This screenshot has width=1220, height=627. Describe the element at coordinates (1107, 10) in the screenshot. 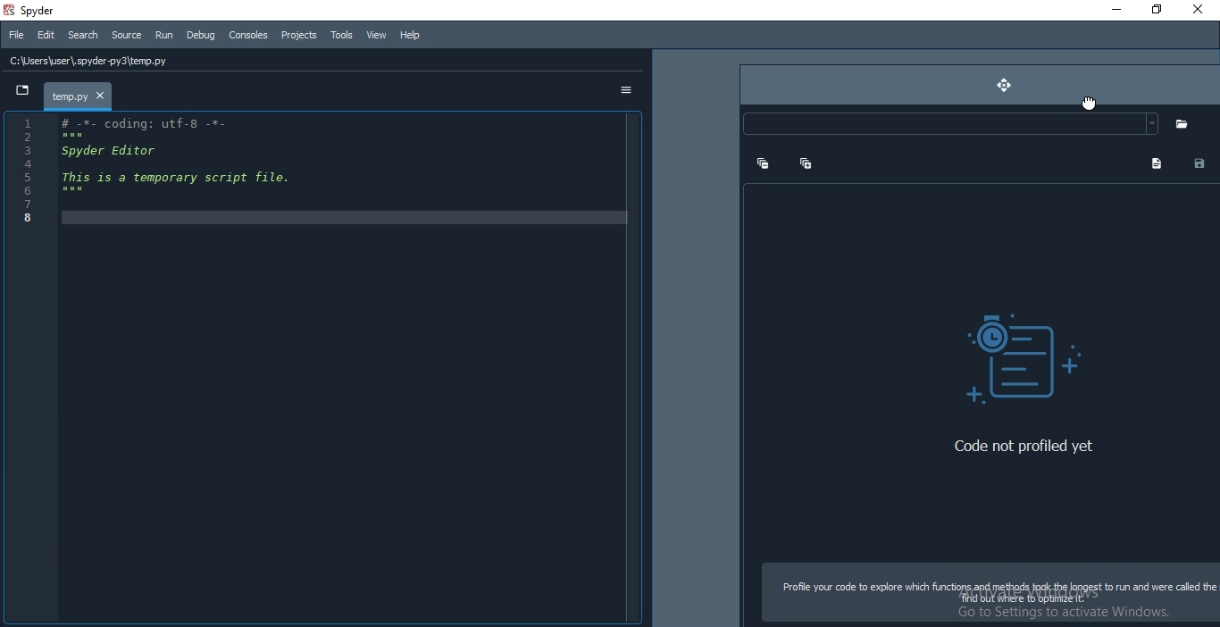

I see `Minimise` at that location.